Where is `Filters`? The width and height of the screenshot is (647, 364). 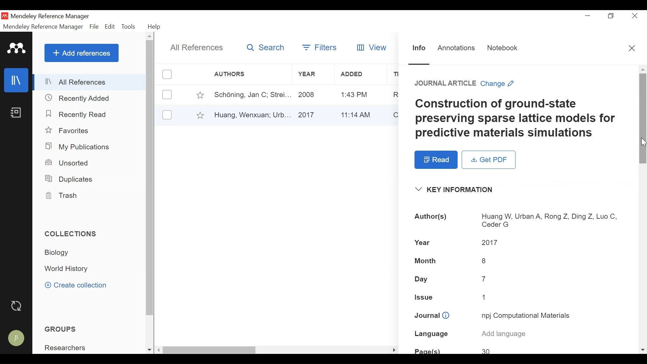
Filters is located at coordinates (318, 47).